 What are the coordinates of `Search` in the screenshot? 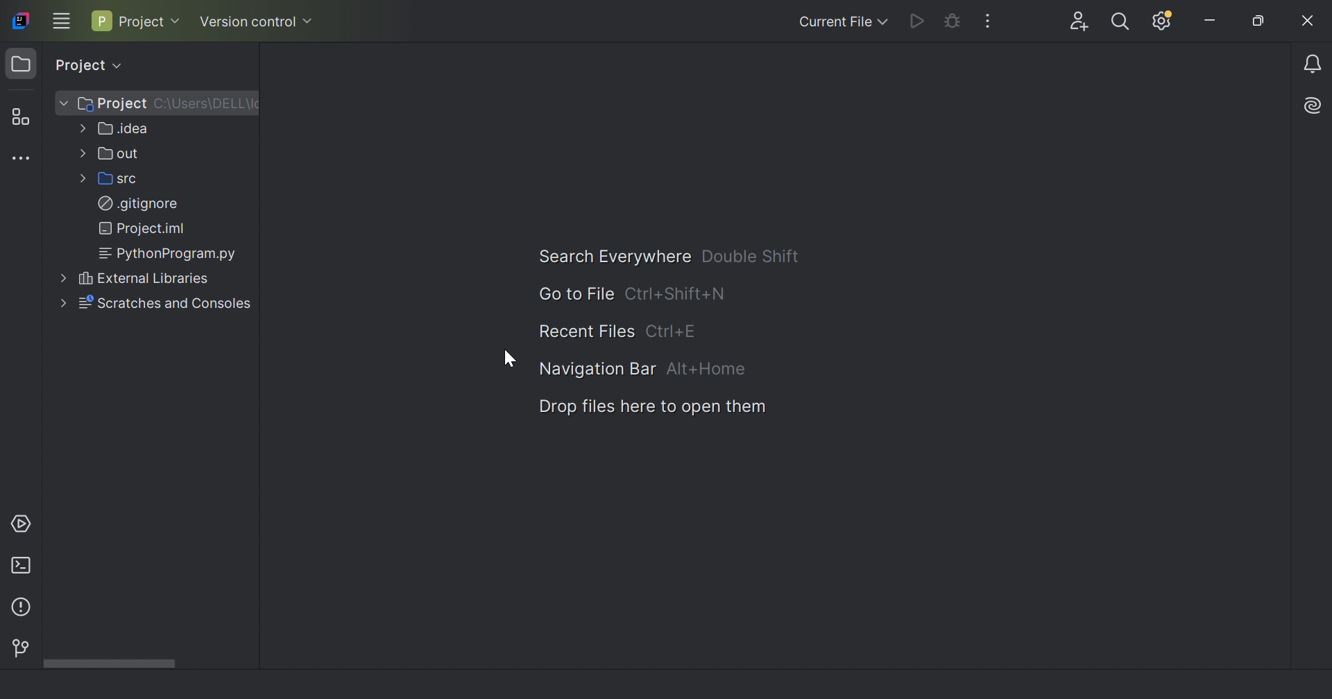 It's located at (1122, 22).